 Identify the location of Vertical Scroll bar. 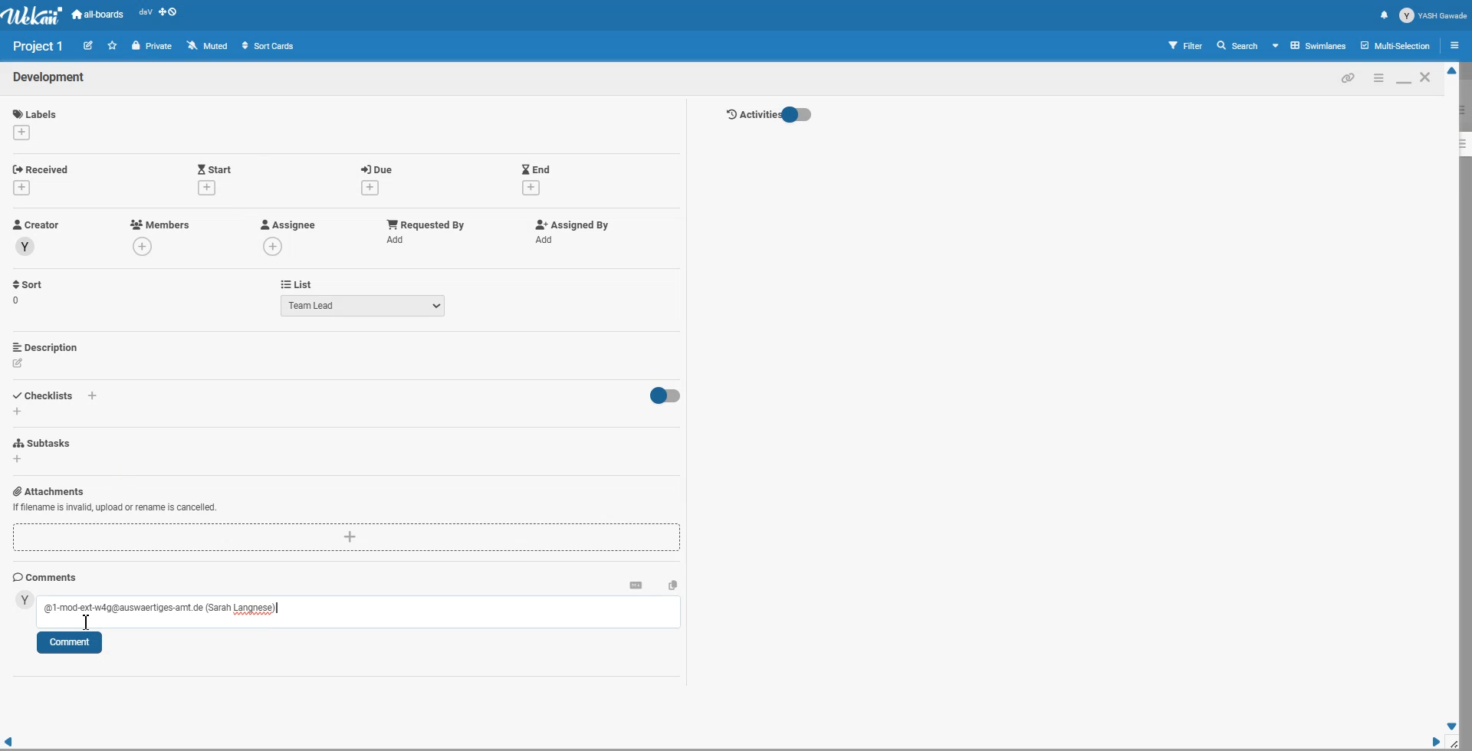
(1453, 398).